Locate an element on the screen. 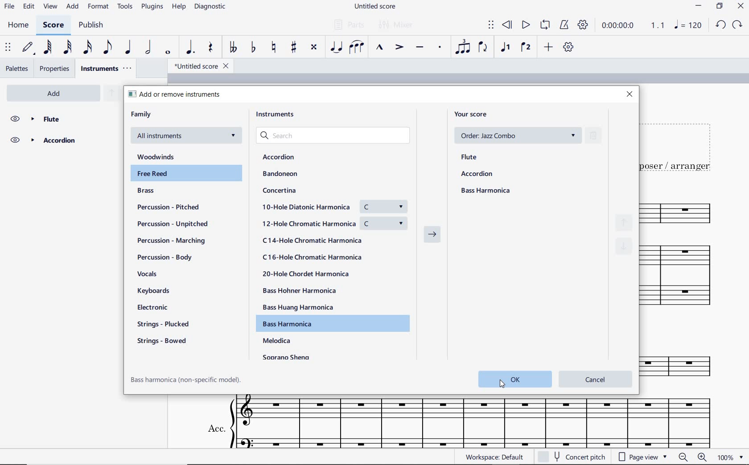  HELP is located at coordinates (179, 7).